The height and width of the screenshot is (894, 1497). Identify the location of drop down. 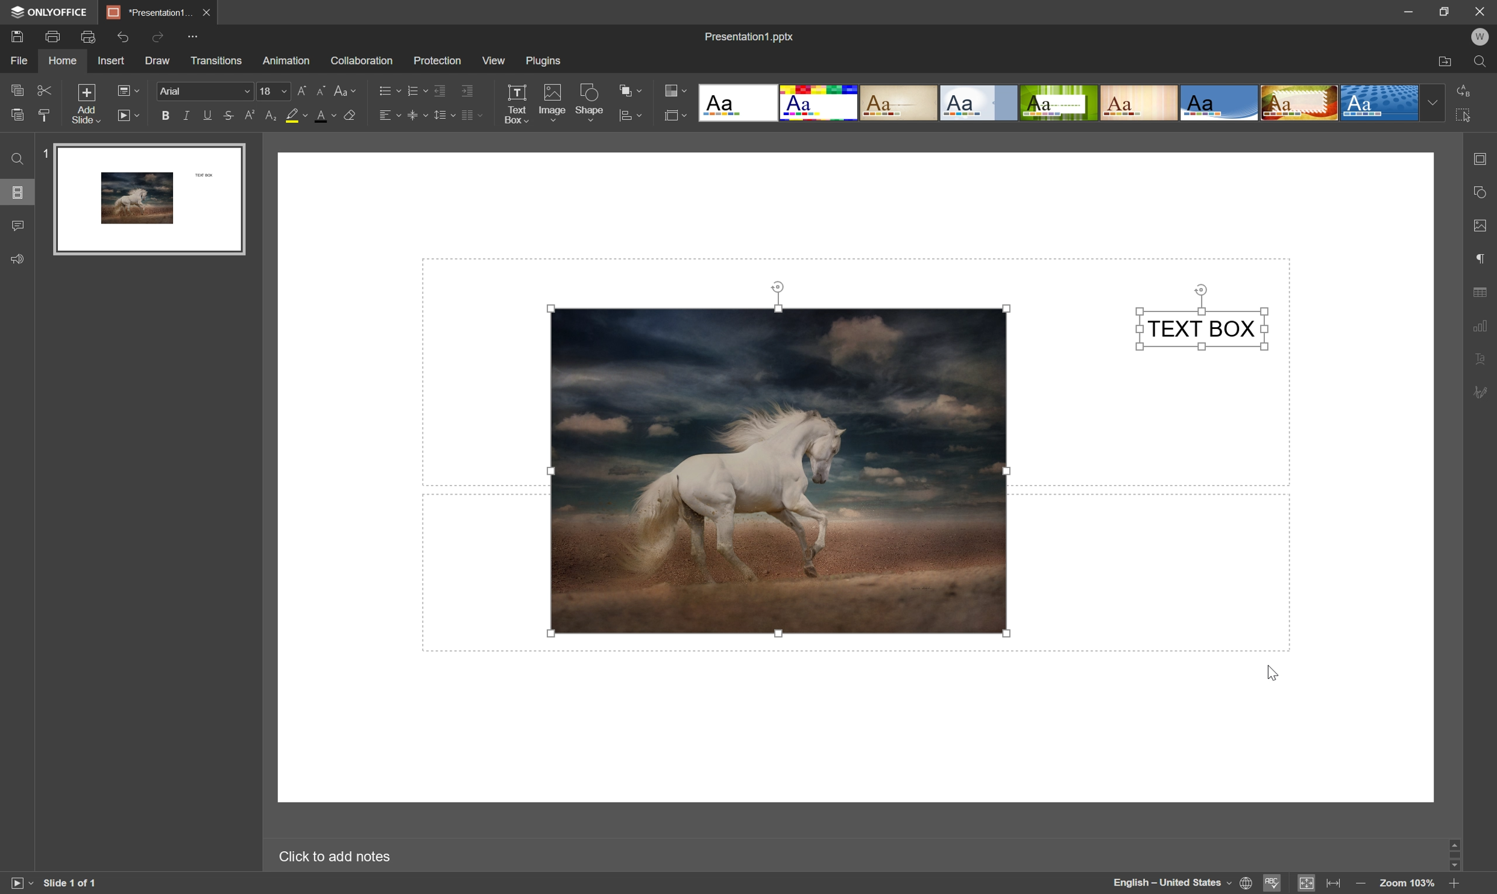
(1434, 103).